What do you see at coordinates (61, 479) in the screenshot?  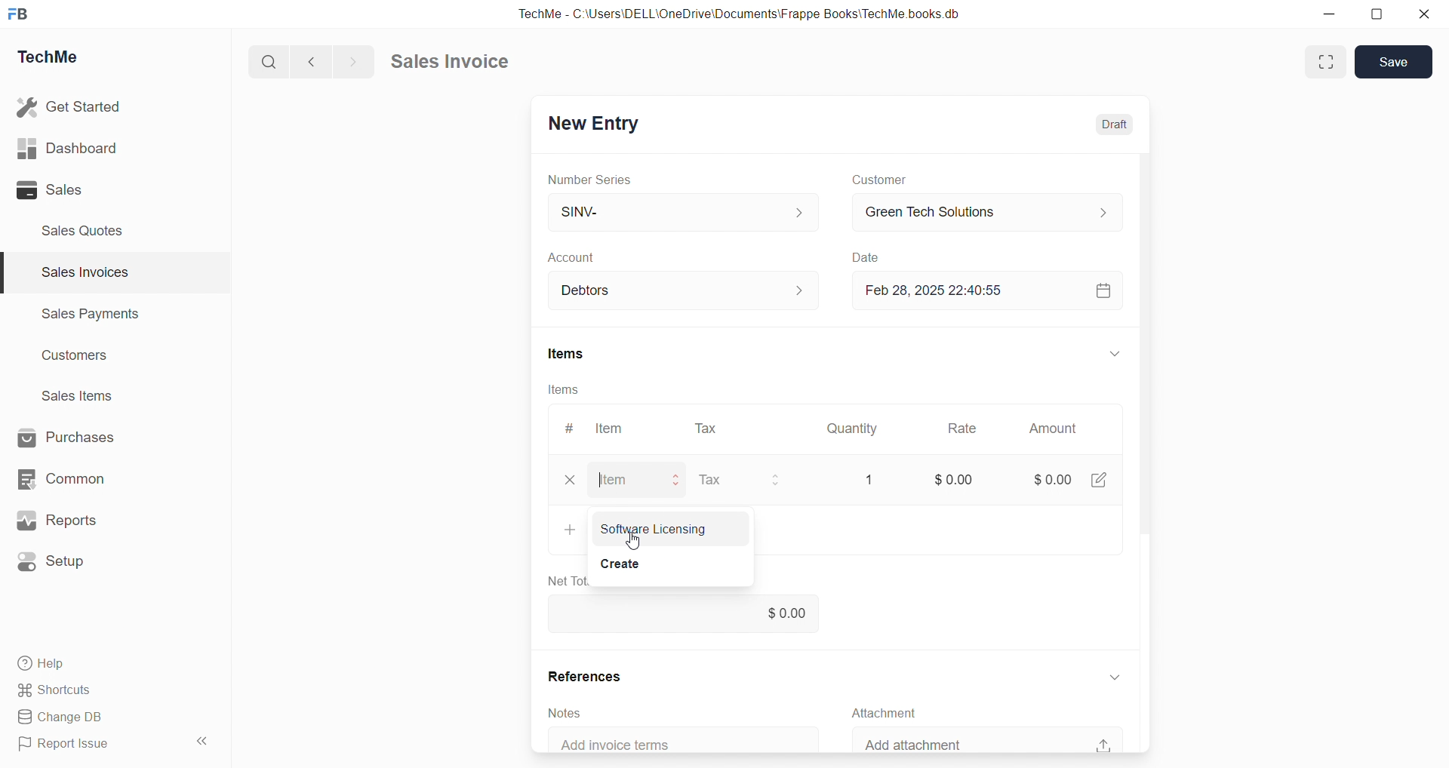 I see `Common` at bounding box center [61, 479].